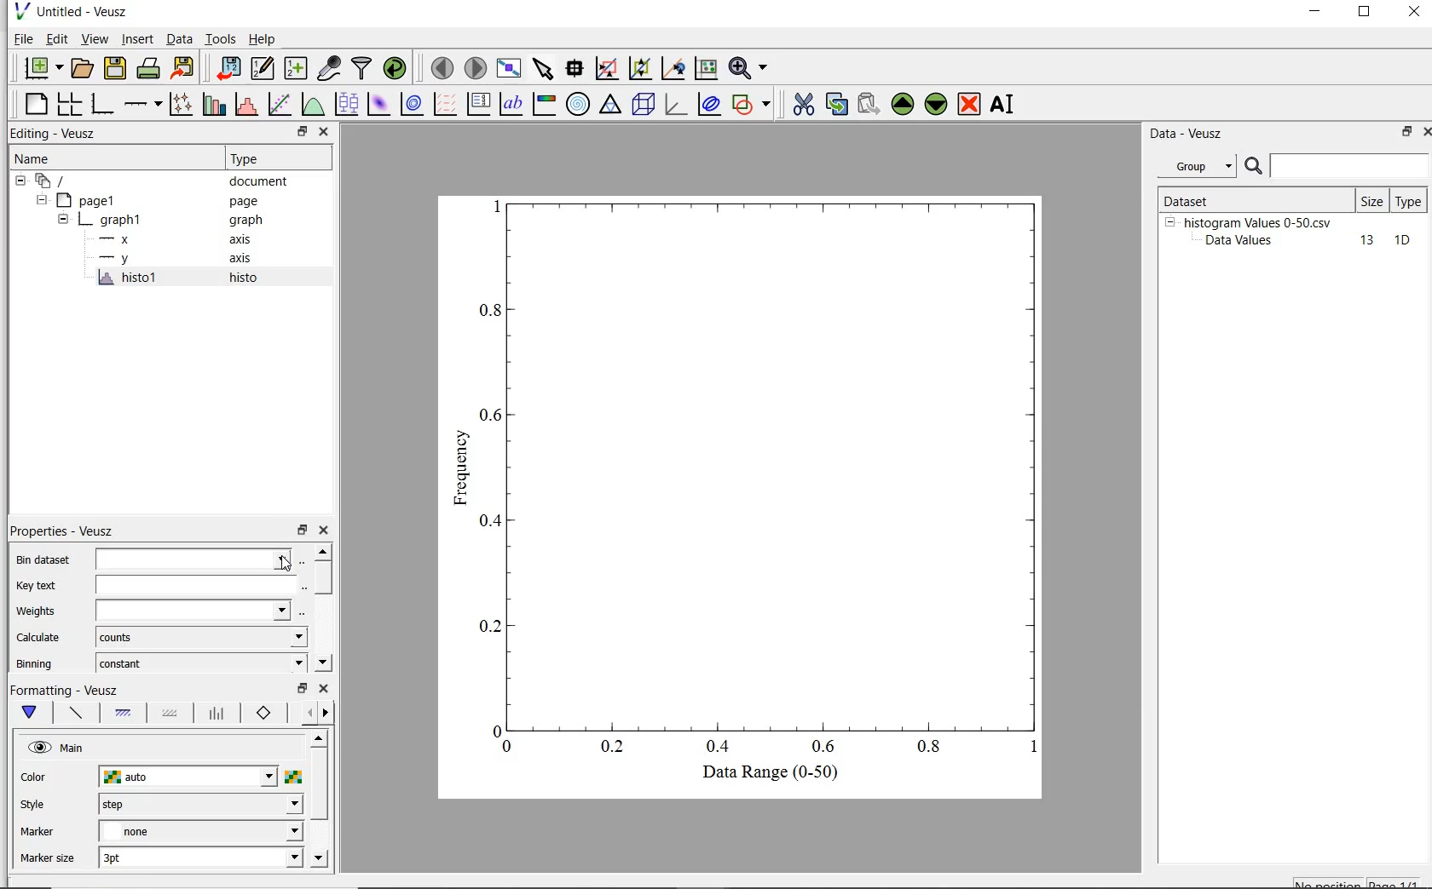 The height and width of the screenshot is (889, 1432). Describe the element at coordinates (39, 639) in the screenshot. I see `Calculate` at that location.